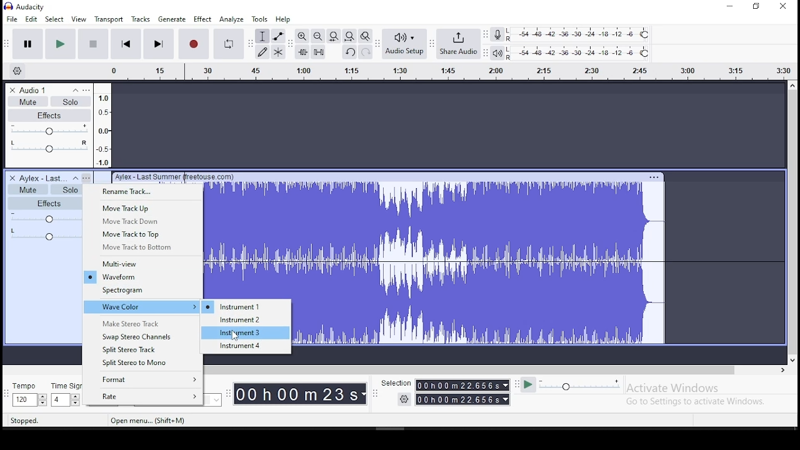  What do you see at coordinates (404, 43) in the screenshot?
I see `audio setup` at bounding box center [404, 43].